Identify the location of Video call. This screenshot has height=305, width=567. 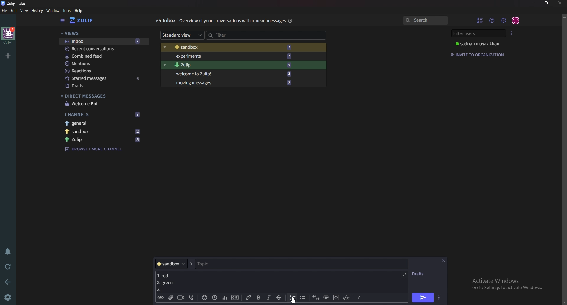
(180, 297).